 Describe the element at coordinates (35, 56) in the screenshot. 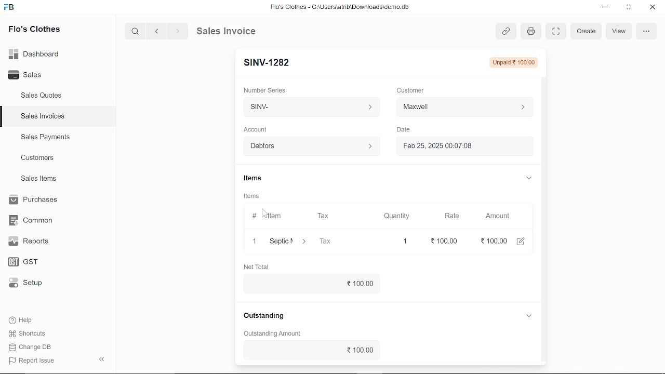

I see `Dashboard` at that location.